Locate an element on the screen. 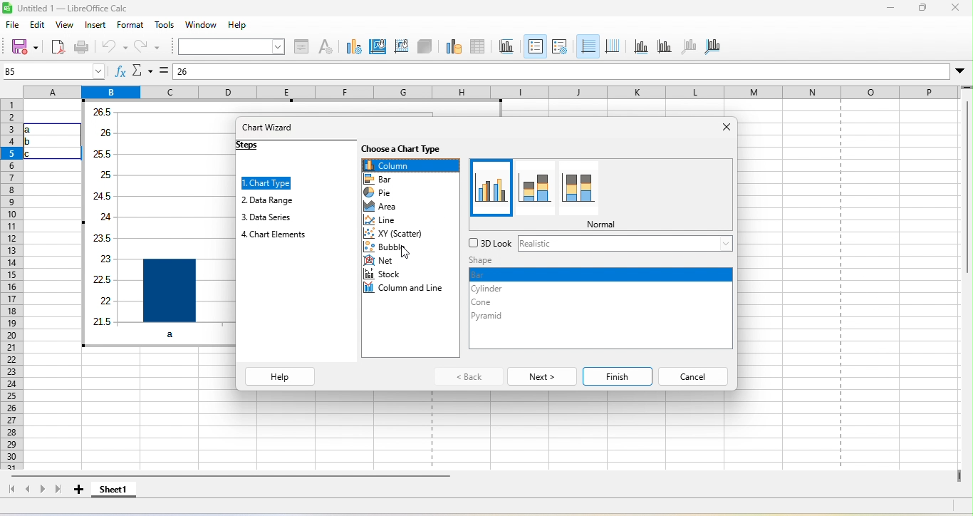  back is located at coordinates (468, 376).